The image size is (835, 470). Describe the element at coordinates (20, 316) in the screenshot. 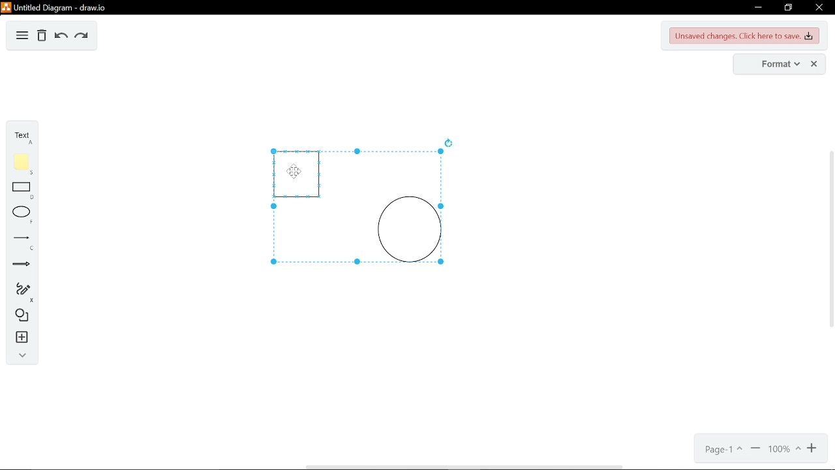

I see `shapes` at that location.